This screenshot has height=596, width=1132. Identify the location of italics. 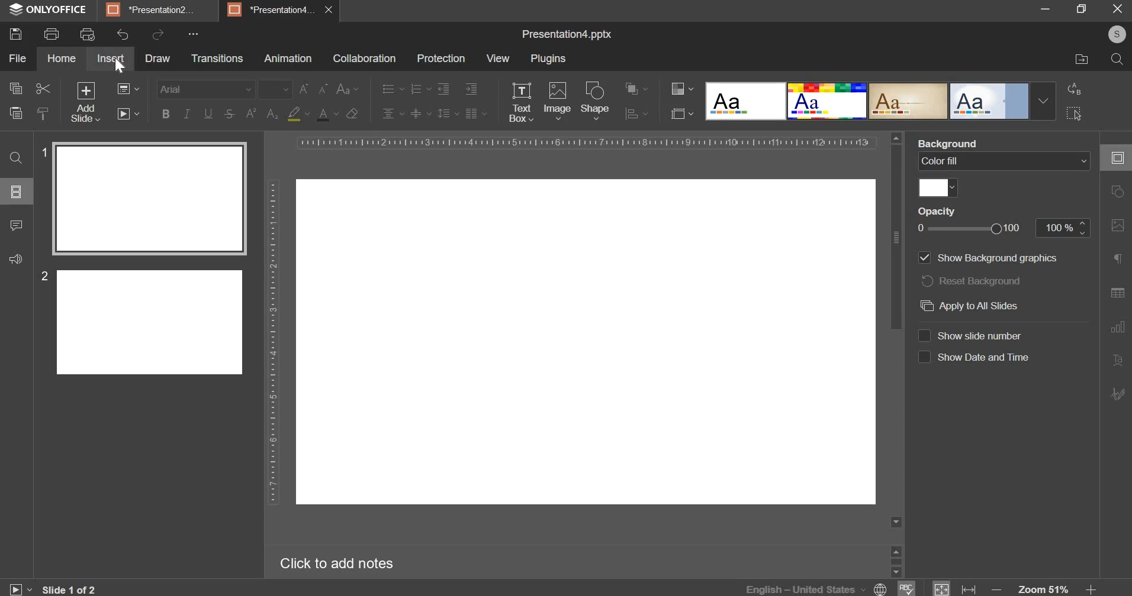
(186, 114).